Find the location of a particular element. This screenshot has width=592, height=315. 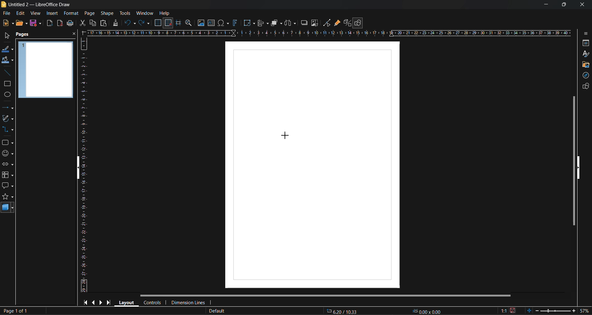

zoom out is located at coordinates (537, 310).